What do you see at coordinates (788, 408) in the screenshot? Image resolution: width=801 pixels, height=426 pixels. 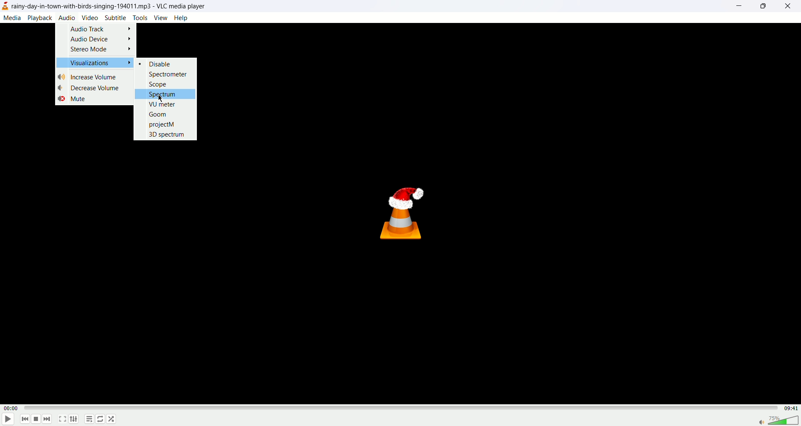 I see `total time` at bounding box center [788, 408].